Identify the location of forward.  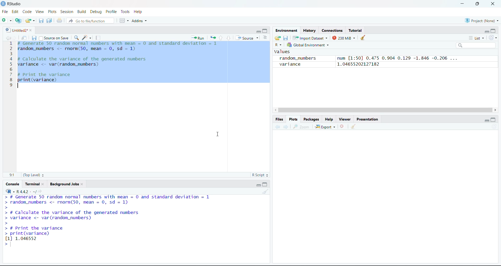
(15, 38).